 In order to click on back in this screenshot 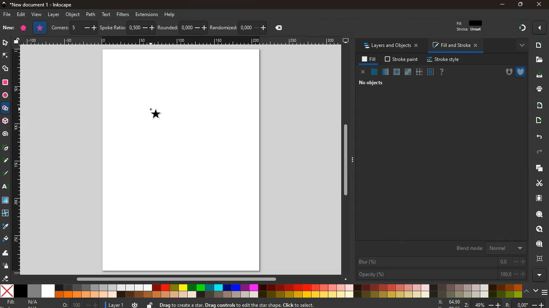, I will do `click(537, 137)`.